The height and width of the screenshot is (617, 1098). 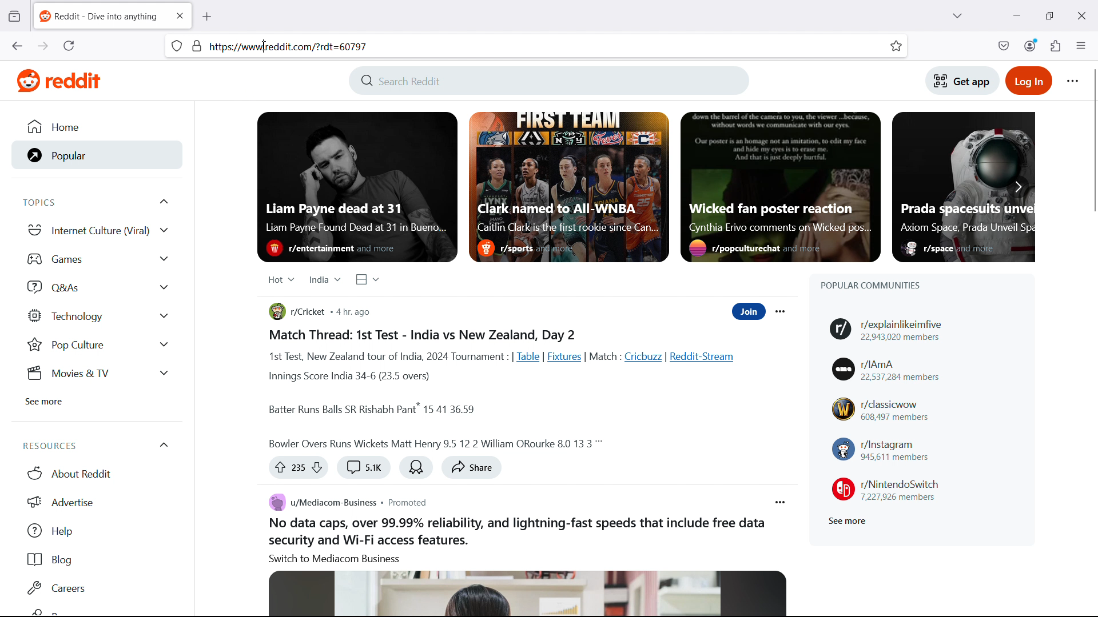 What do you see at coordinates (180, 15) in the screenshot?
I see `close tab` at bounding box center [180, 15].